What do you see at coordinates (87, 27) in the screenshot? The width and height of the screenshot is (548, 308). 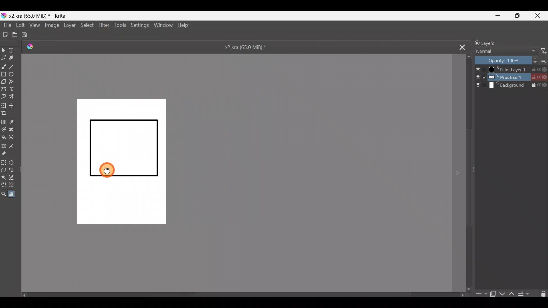 I see `Select` at bounding box center [87, 27].